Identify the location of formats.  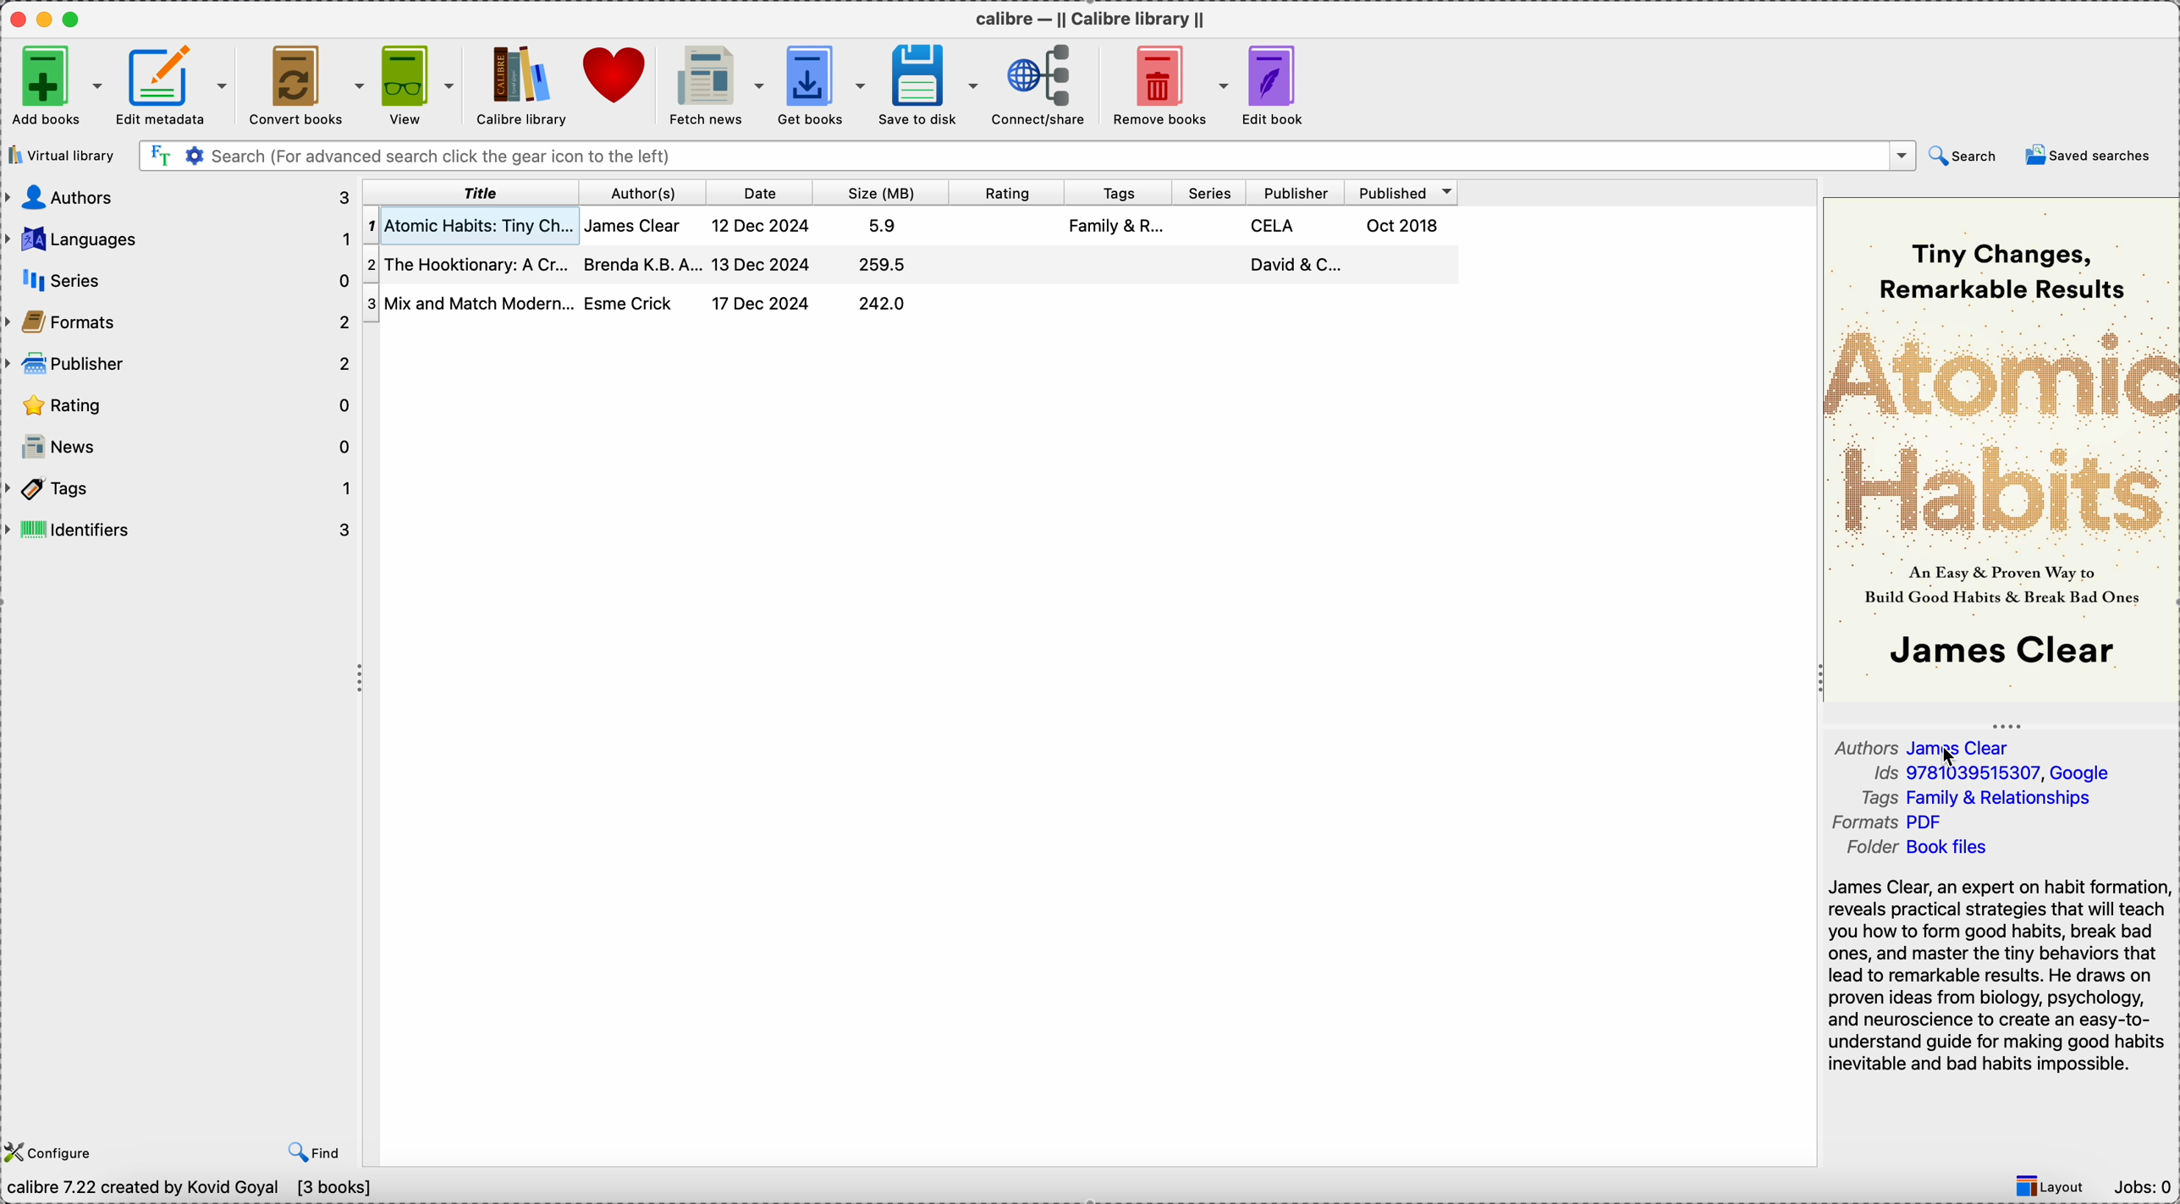
(177, 320).